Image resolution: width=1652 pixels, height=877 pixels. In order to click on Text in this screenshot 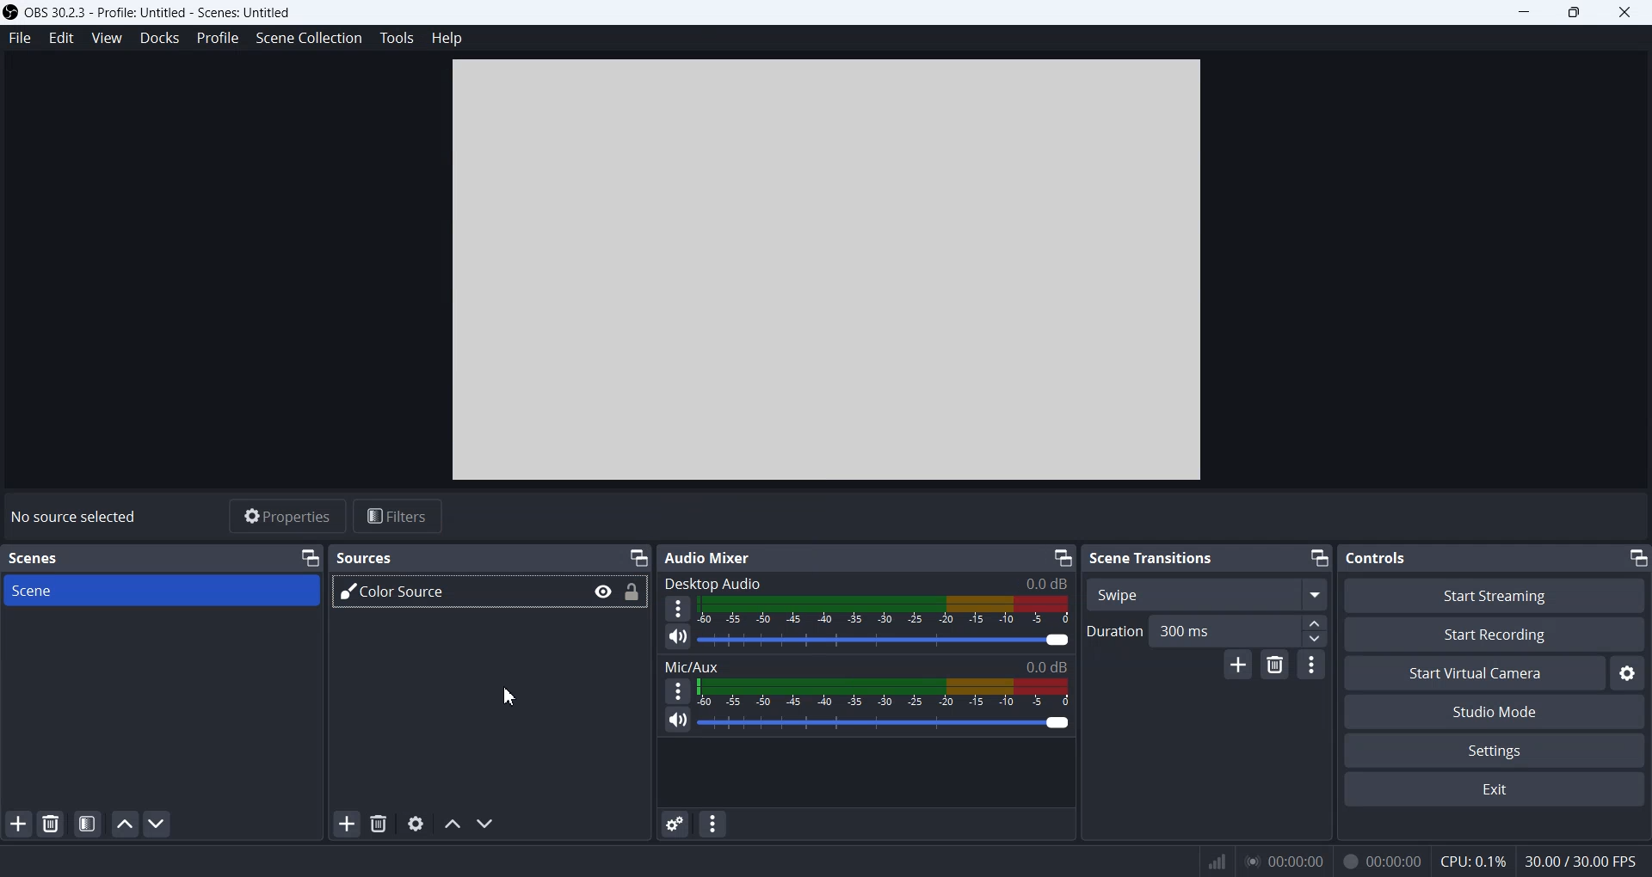, I will do `click(1378, 557)`.